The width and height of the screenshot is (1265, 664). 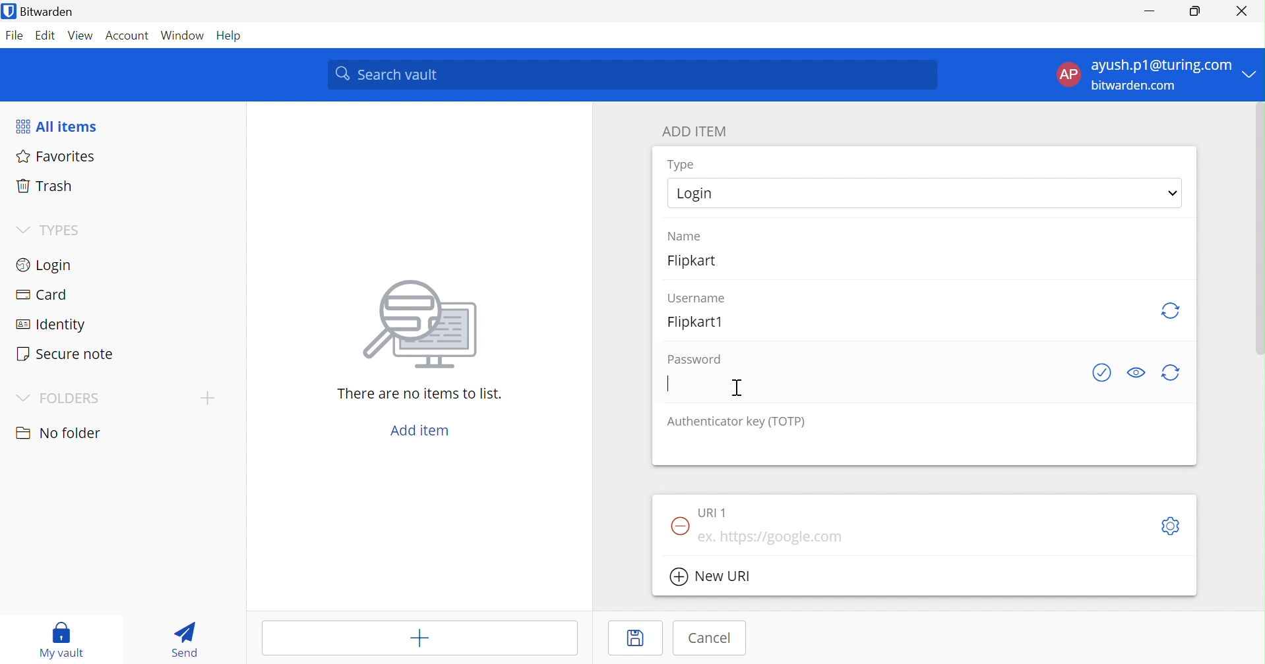 What do you see at coordinates (78, 35) in the screenshot?
I see `View` at bounding box center [78, 35].